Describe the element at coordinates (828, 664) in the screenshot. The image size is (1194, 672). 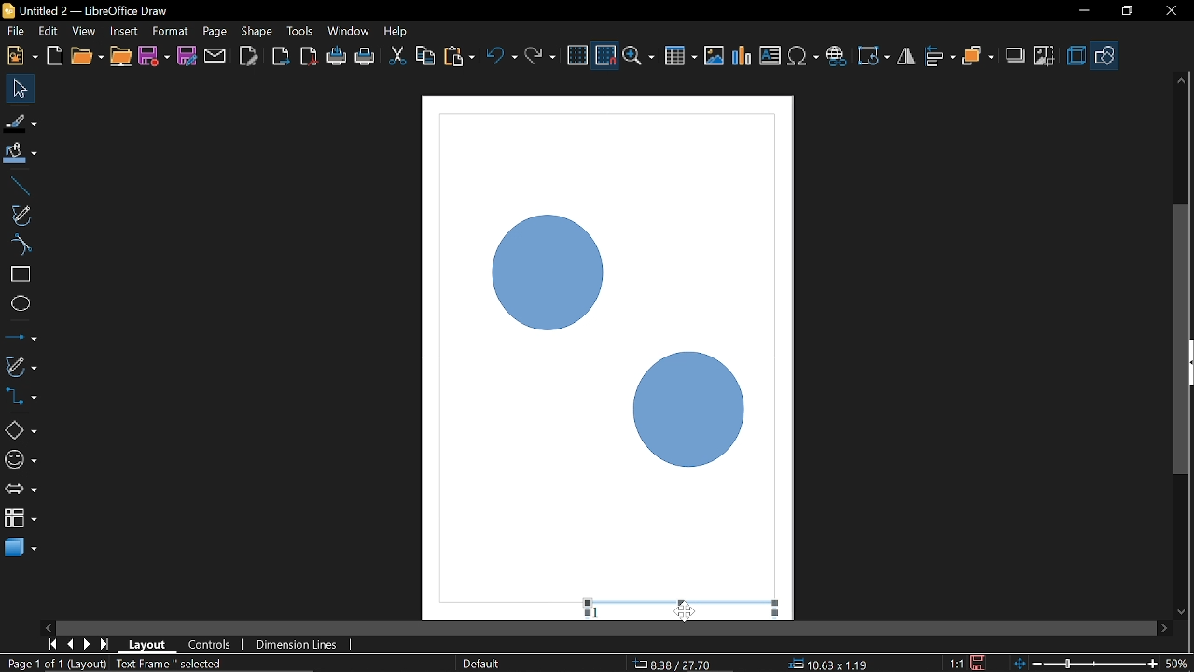
I see `co-ordinate` at that location.